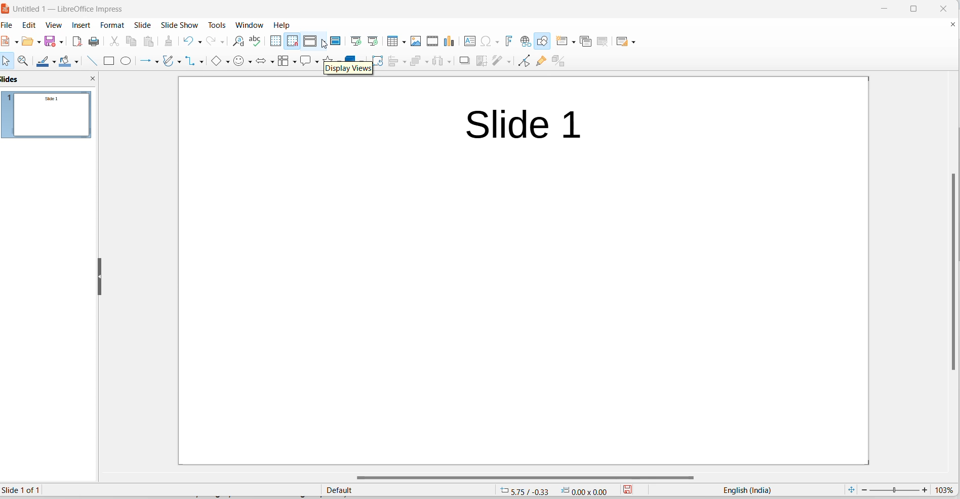  What do you see at coordinates (180, 25) in the screenshot?
I see `slide show` at bounding box center [180, 25].